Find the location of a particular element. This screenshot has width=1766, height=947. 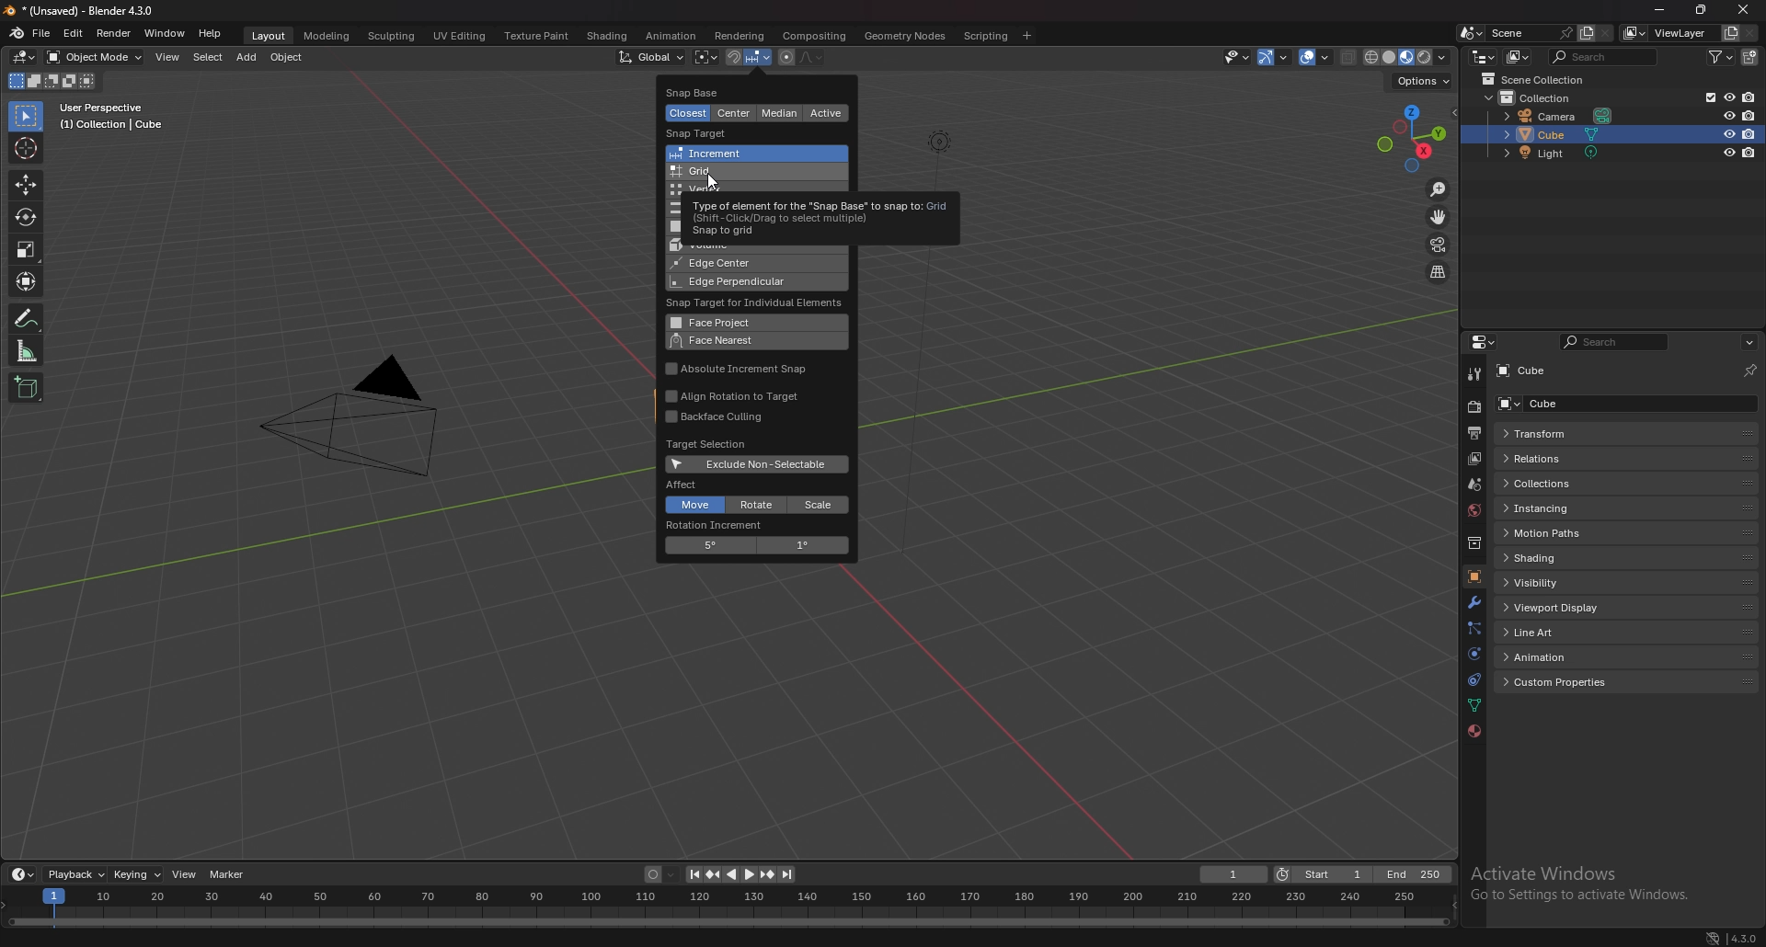

volume is located at coordinates (726, 247).